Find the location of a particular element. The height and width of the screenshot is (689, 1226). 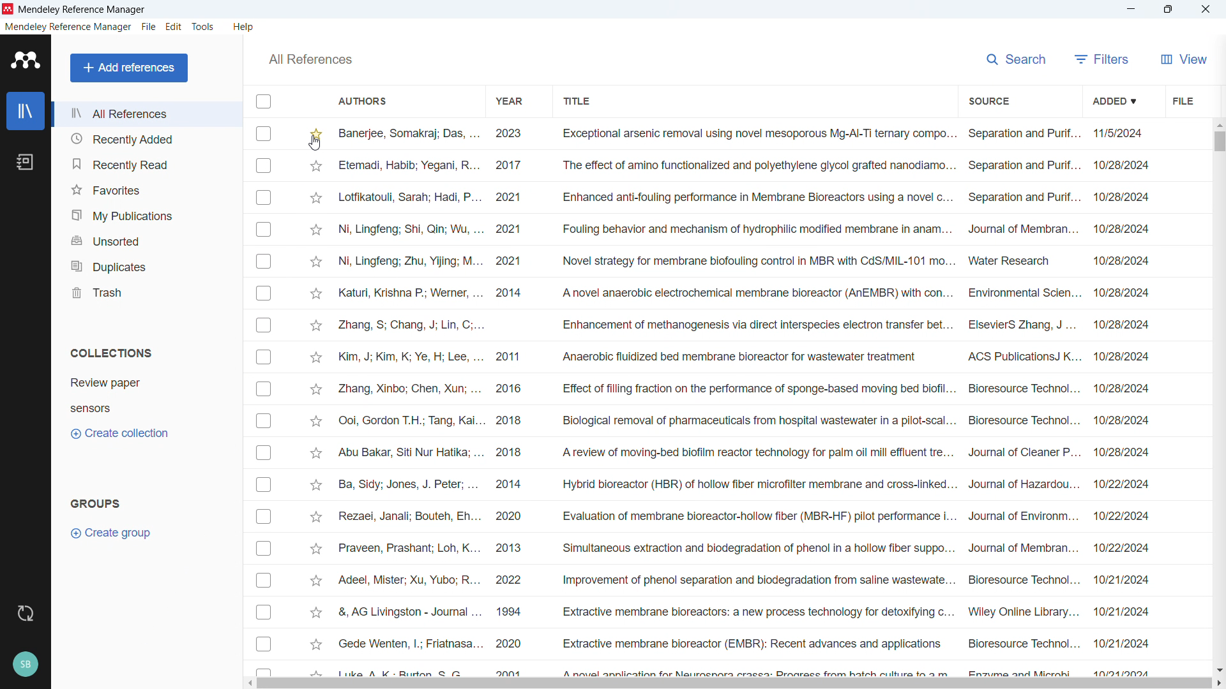

Year of publication for individual entries  is located at coordinates (508, 399).